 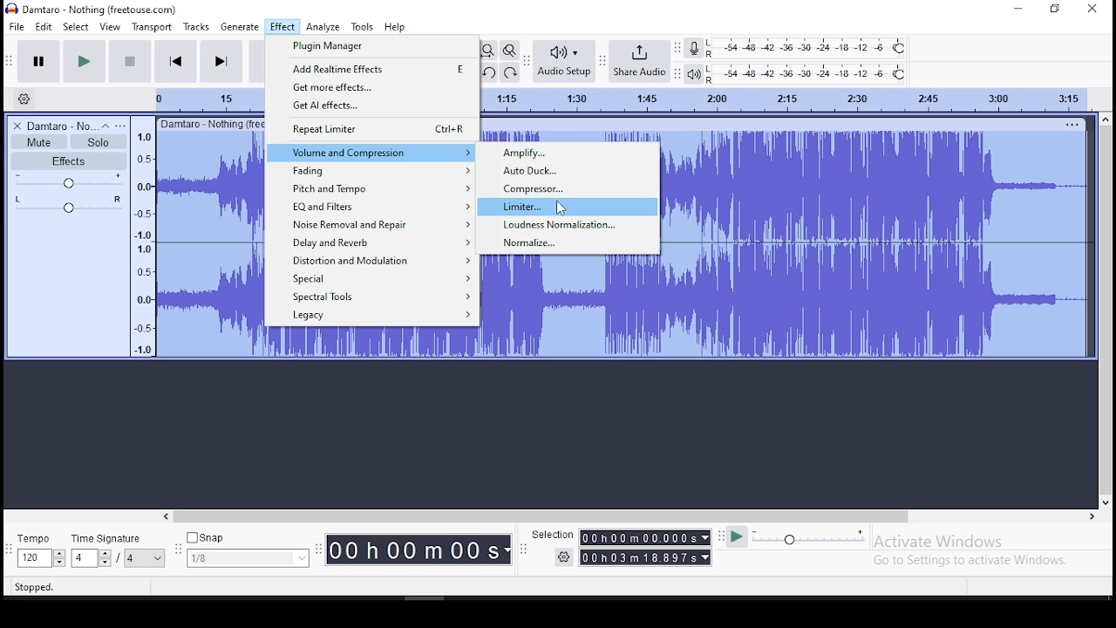 What do you see at coordinates (123, 125) in the screenshot?
I see `open menu` at bounding box center [123, 125].